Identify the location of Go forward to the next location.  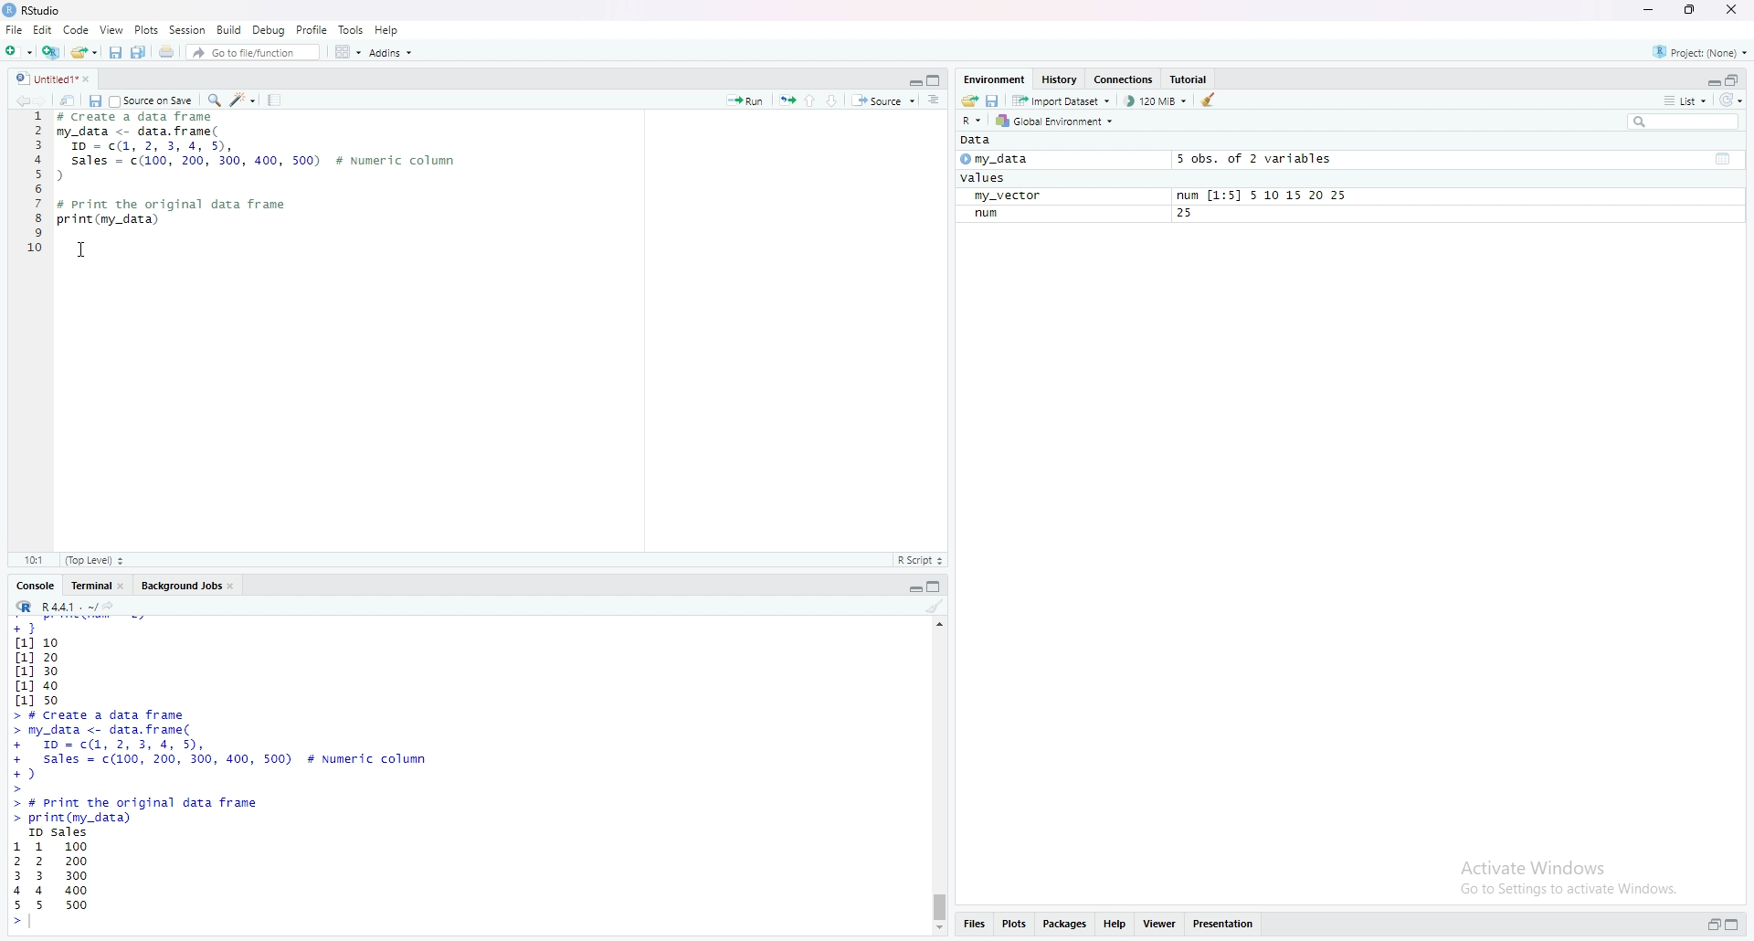
(44, 102).